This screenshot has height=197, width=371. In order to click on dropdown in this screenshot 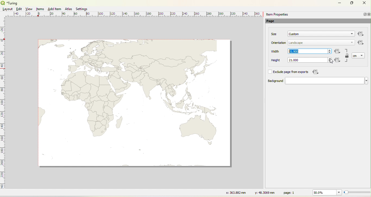, I will do `click(326, 81)`.